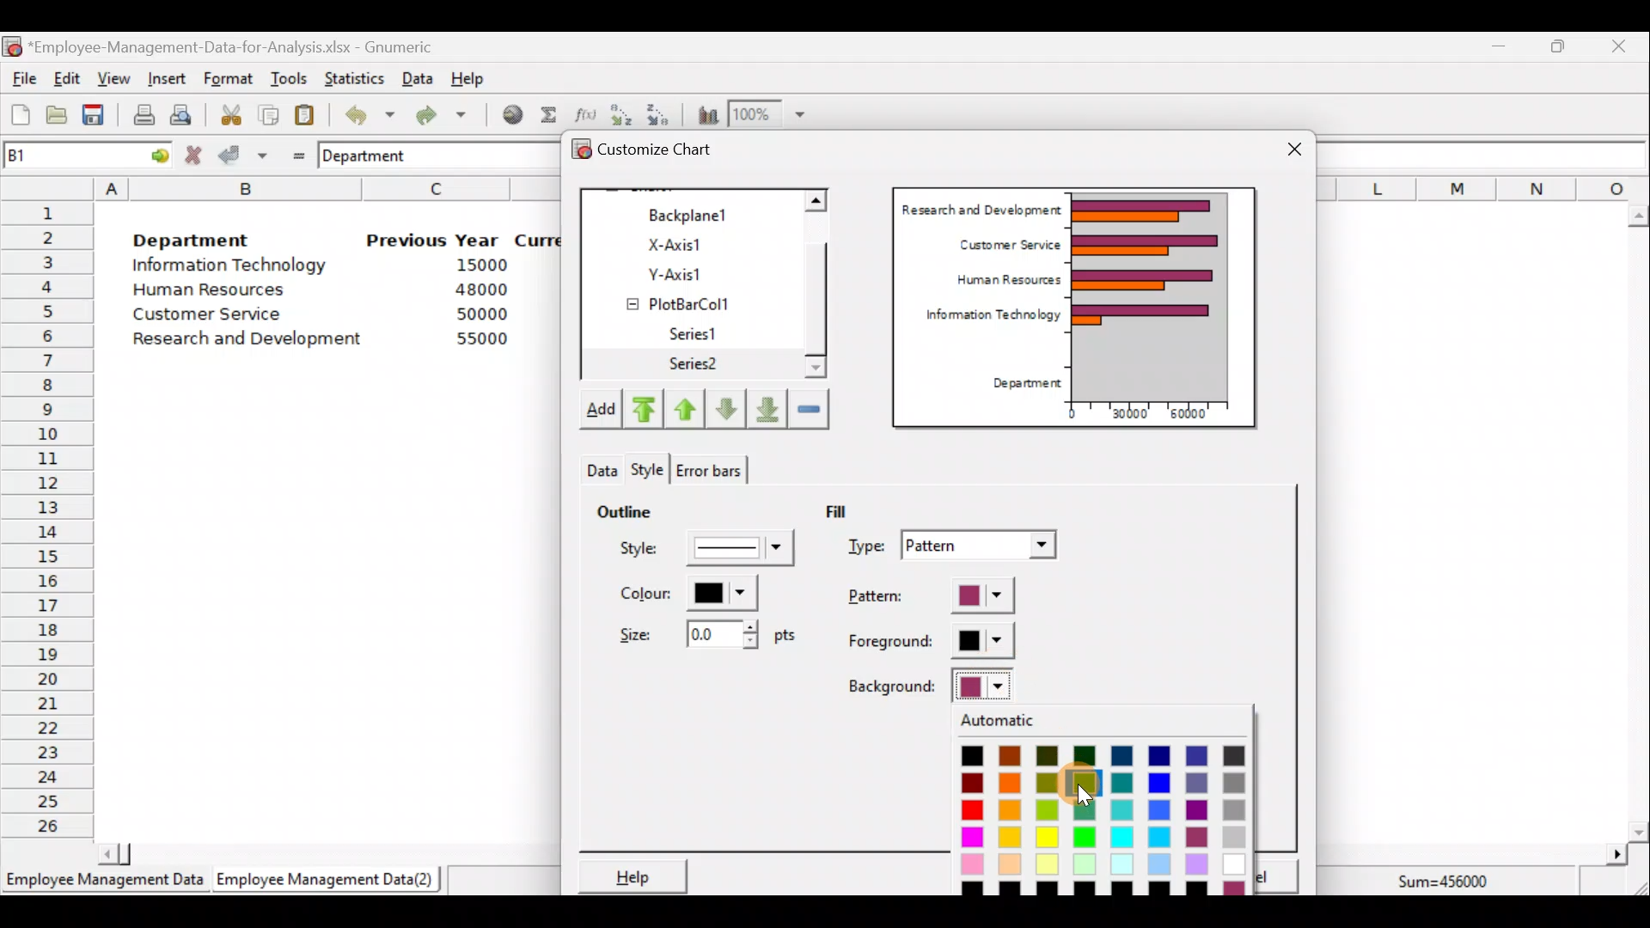 This screenshot has height=928, width=1650. What do you see at coordinates (191, 235) in the screenshot?
I see `Department` at bounding box center [191, 235].